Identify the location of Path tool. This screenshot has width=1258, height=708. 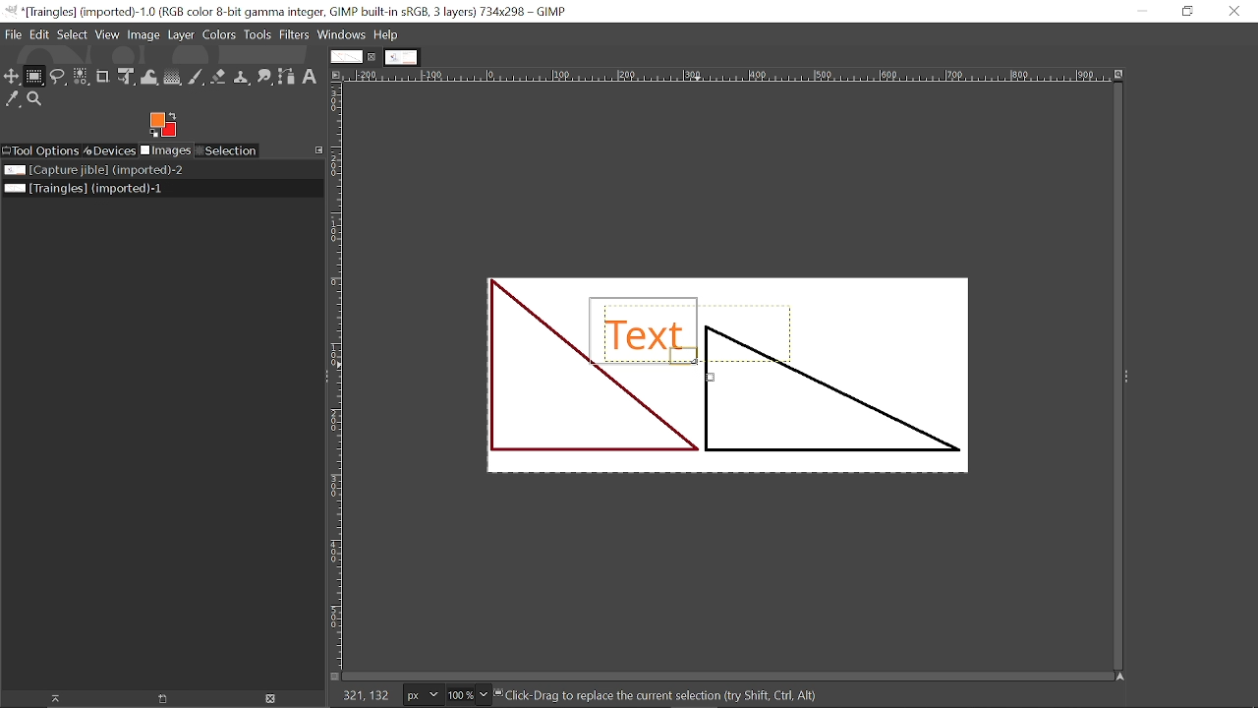
(287, 78).